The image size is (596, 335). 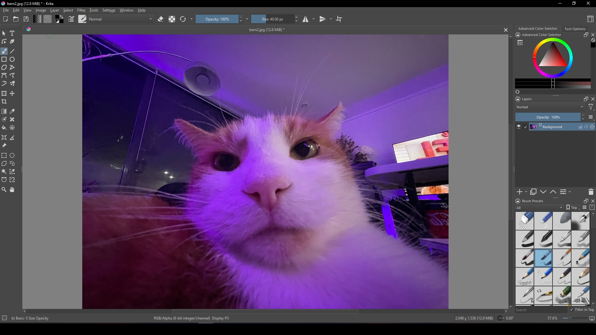 What do you see at coordinates (94, 10) in the screenshot?
I see `Tools` at bounding box center [94, 10].